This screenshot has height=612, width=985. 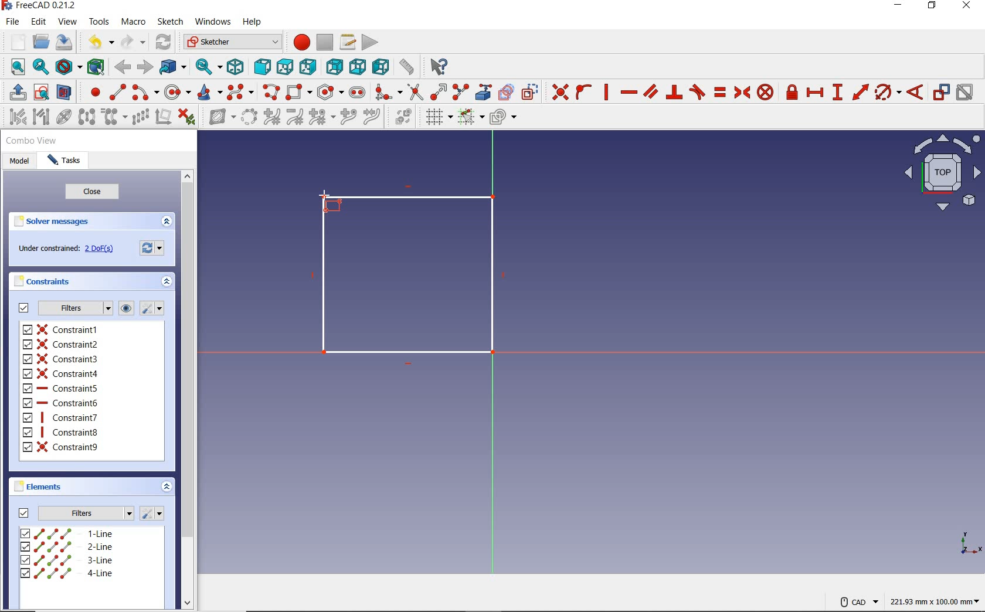 What do you see at coordinates (174, 69) in the screenshot?
I see `got to linked object` at bounding box center [174, 69].